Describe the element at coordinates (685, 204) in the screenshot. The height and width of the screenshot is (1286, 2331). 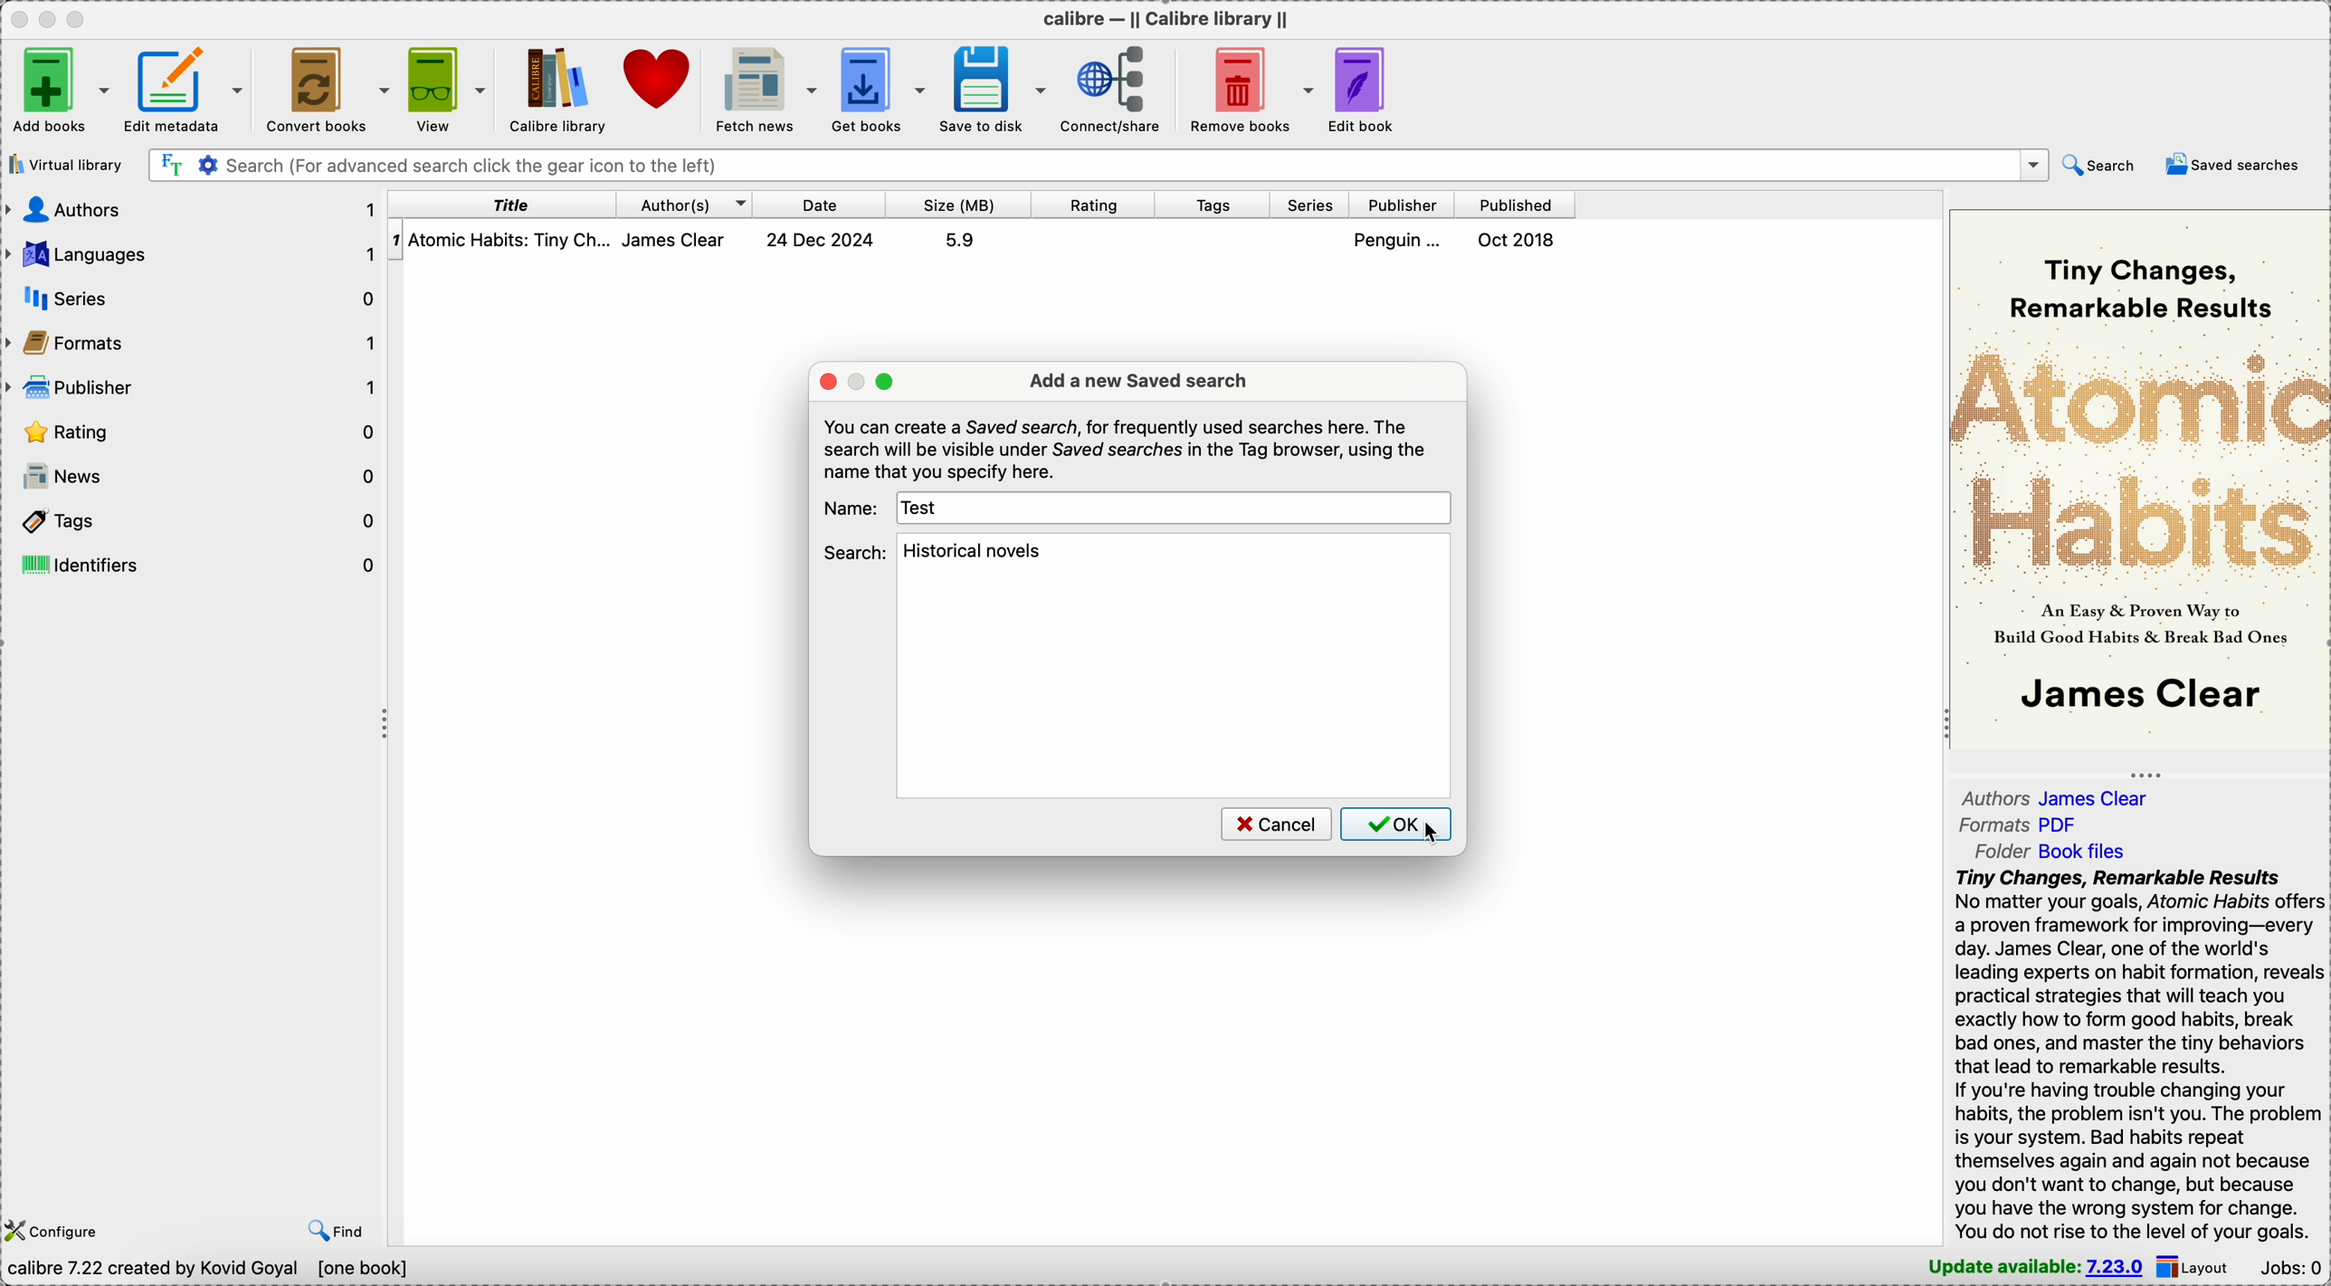
I see `authors` at that location.